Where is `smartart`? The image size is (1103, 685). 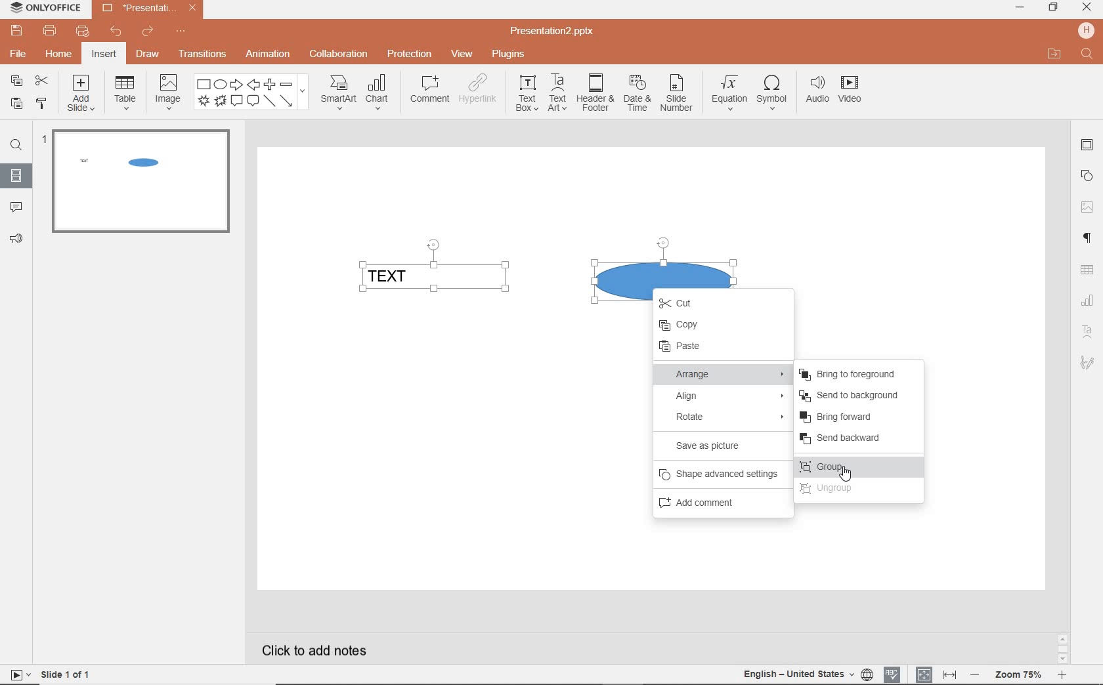
smartart is located at coordinates (338, 92).